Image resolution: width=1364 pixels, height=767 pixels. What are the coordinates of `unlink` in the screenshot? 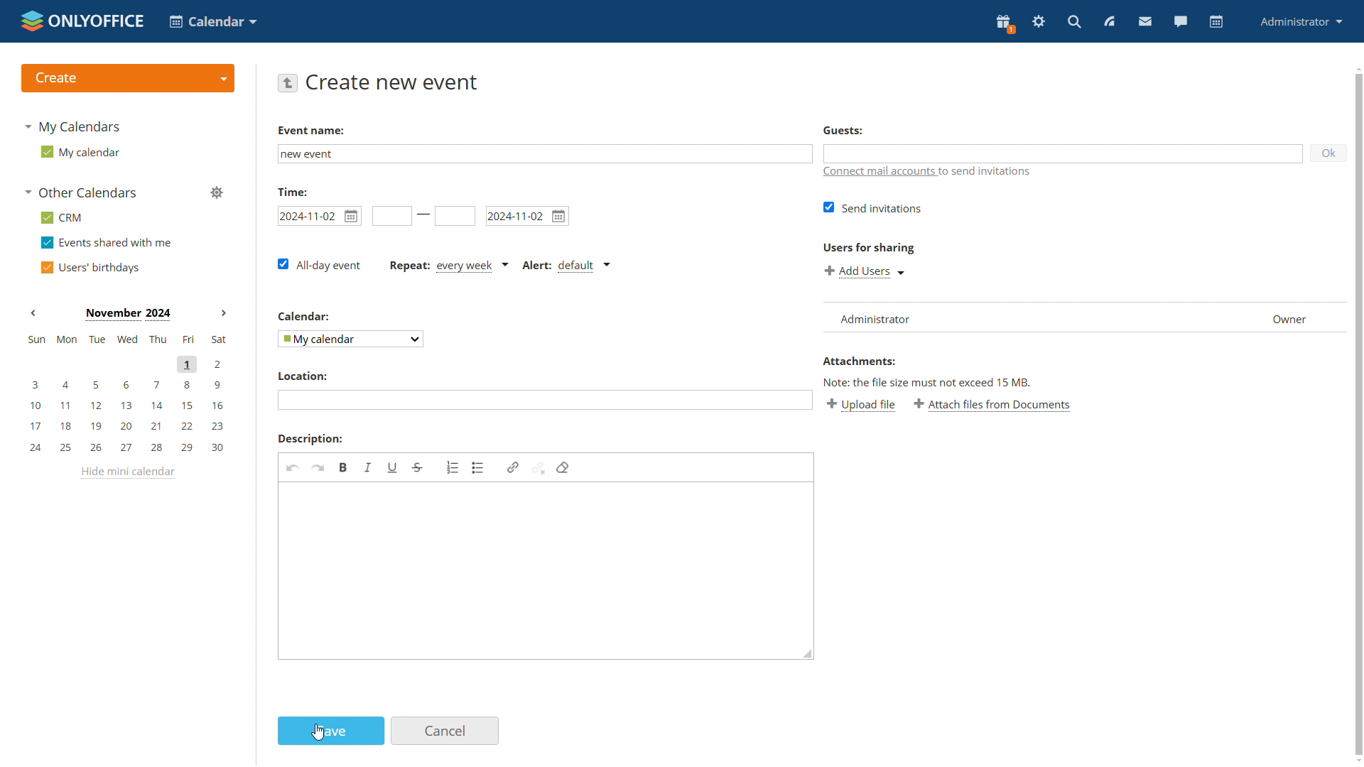 It's located at (539, 468).